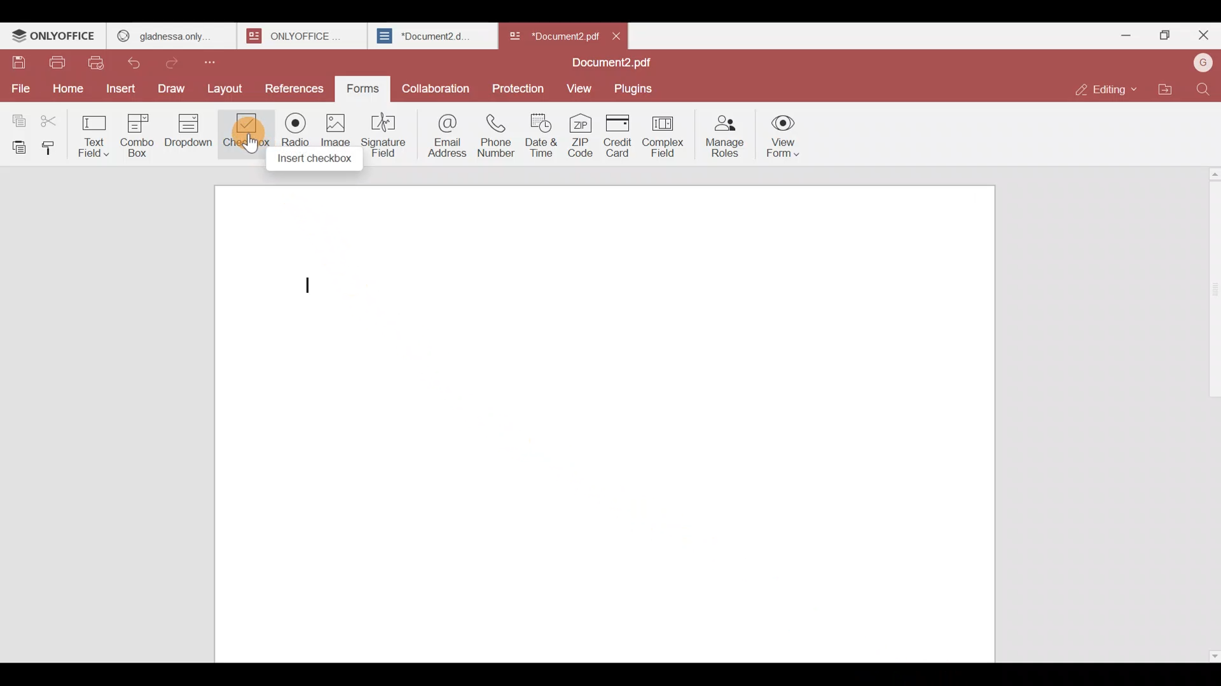 The width and height of the screenshot is (1221, 686). Describe the element at coordinates (17, 146) in the screenshot. I see `Paste` at that location.